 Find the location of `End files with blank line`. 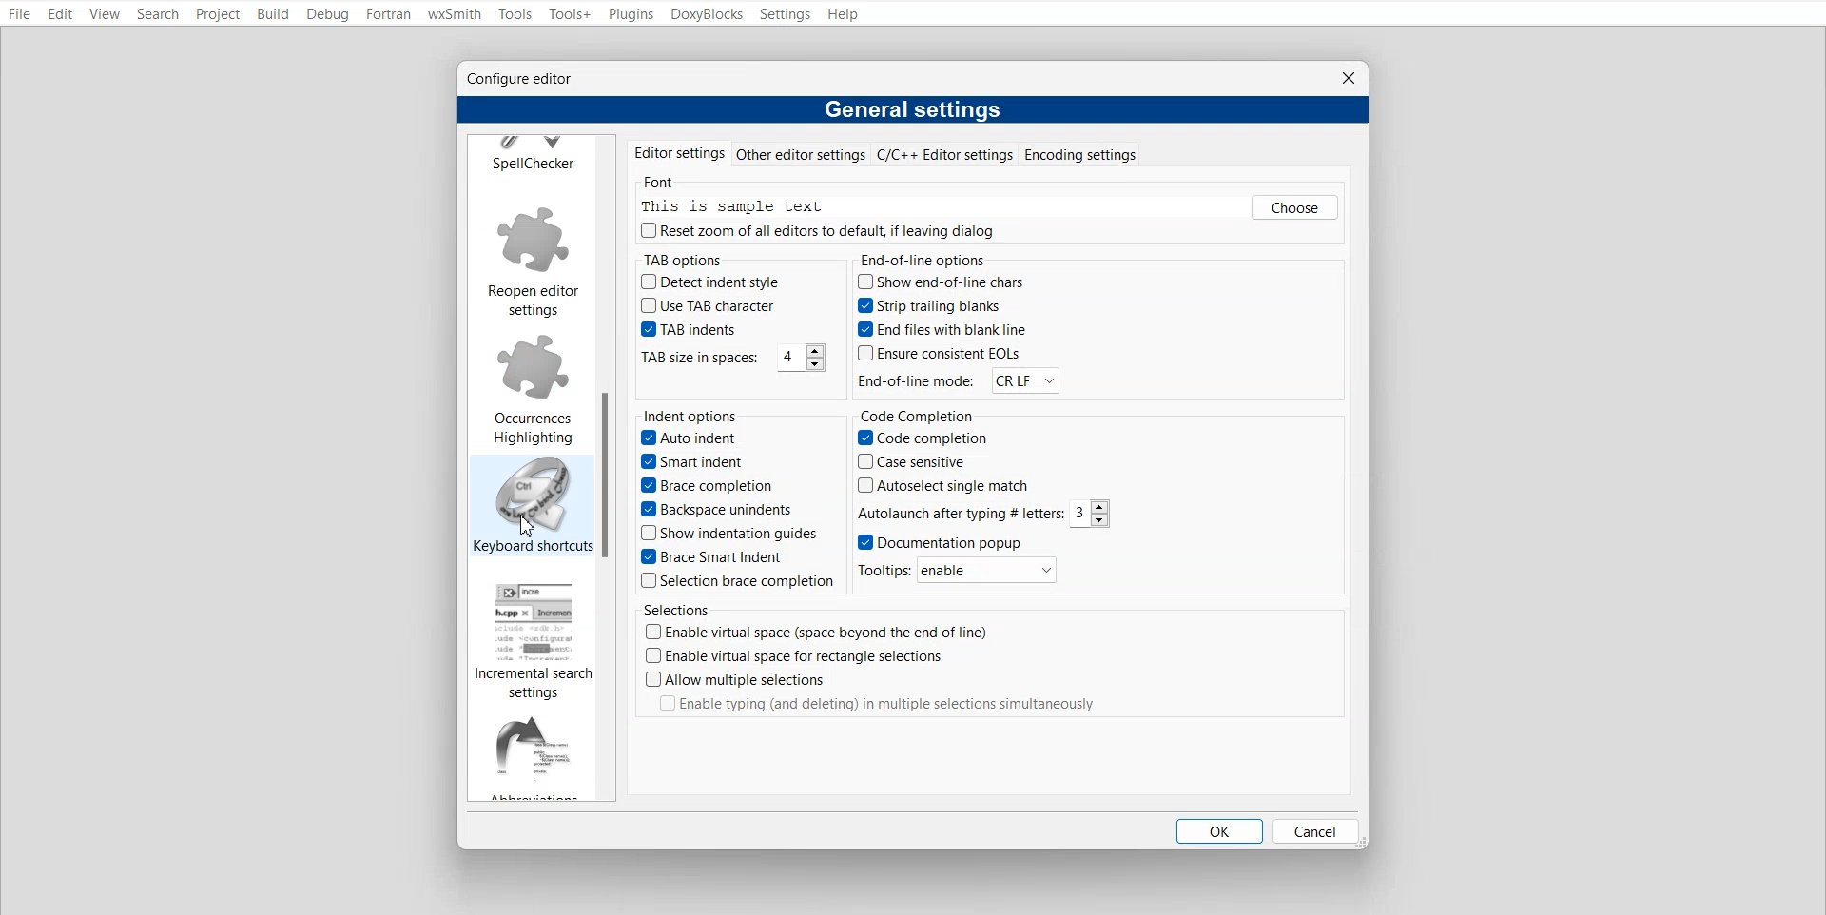

End files with blank line is located at coordinates (937, 331).